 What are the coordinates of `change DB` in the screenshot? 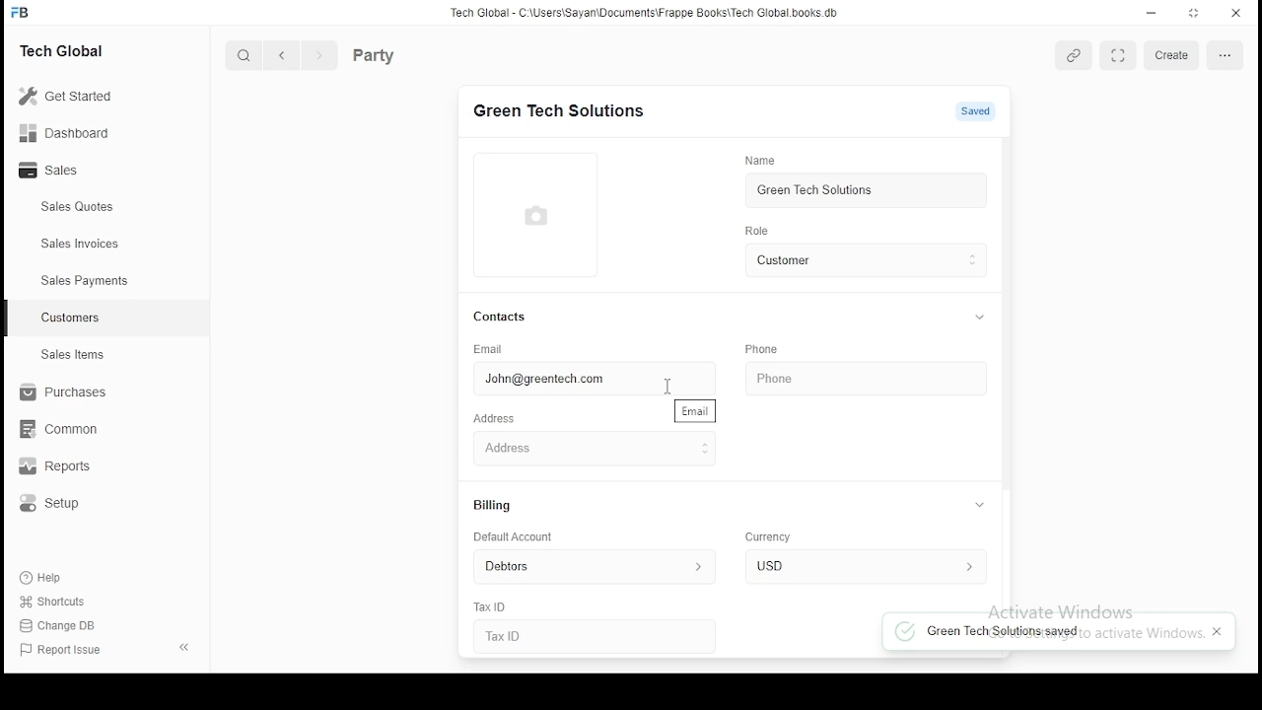 It's located at (60, 624).